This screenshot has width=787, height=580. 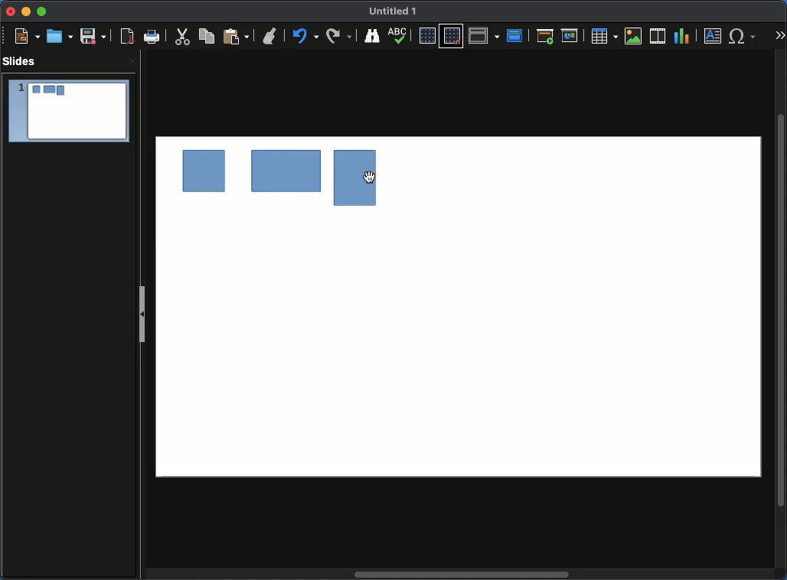 What do you see at coordinates (658, 36) in the screenshot?
I see `Audio or video` at bounding box center [658, 36].